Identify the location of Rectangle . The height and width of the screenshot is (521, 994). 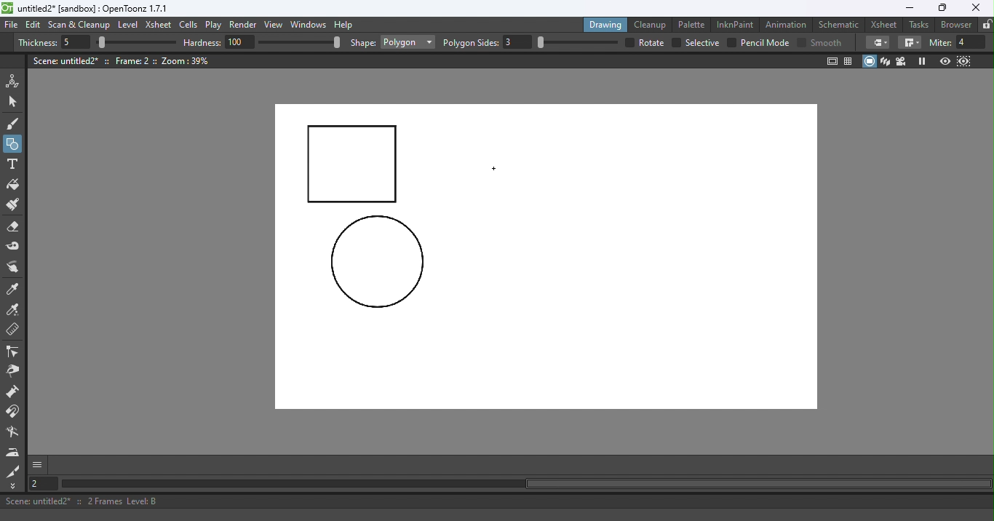
(407, 42).